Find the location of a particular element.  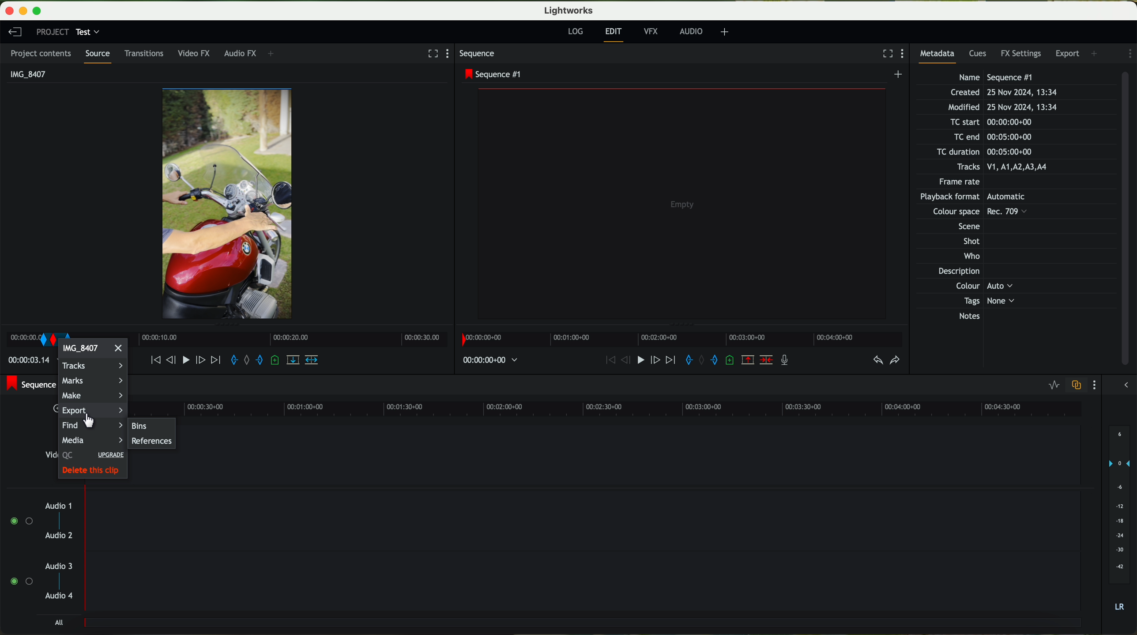

remove the marked section is located at coordinates (749, 361).